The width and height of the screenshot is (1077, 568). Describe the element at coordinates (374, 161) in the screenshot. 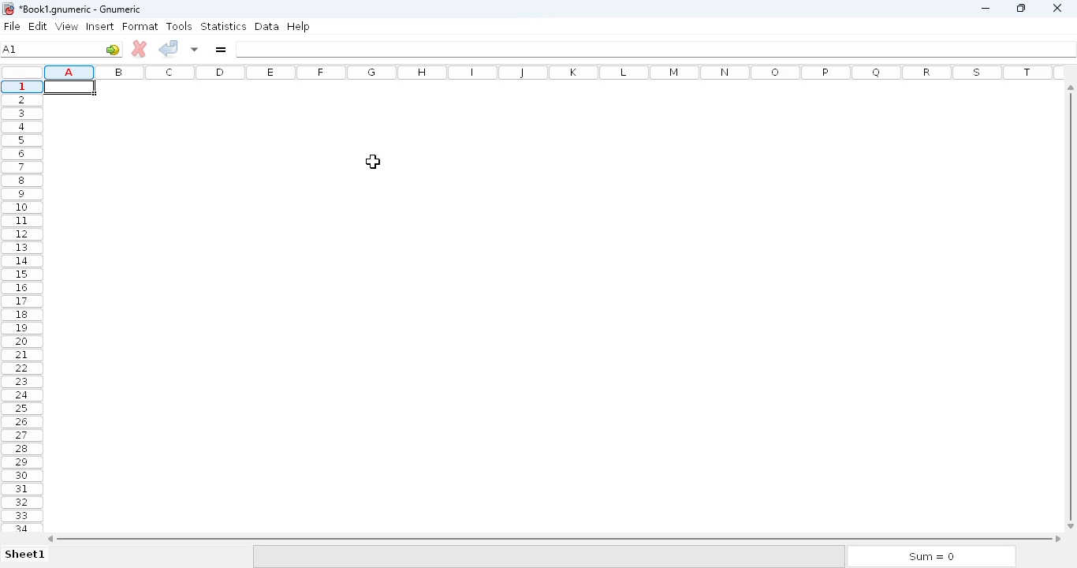

I see `cursor` at that location.